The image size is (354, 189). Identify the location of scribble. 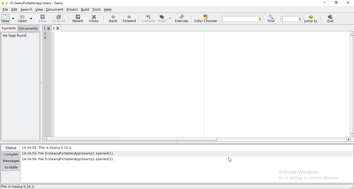
(11, 167).